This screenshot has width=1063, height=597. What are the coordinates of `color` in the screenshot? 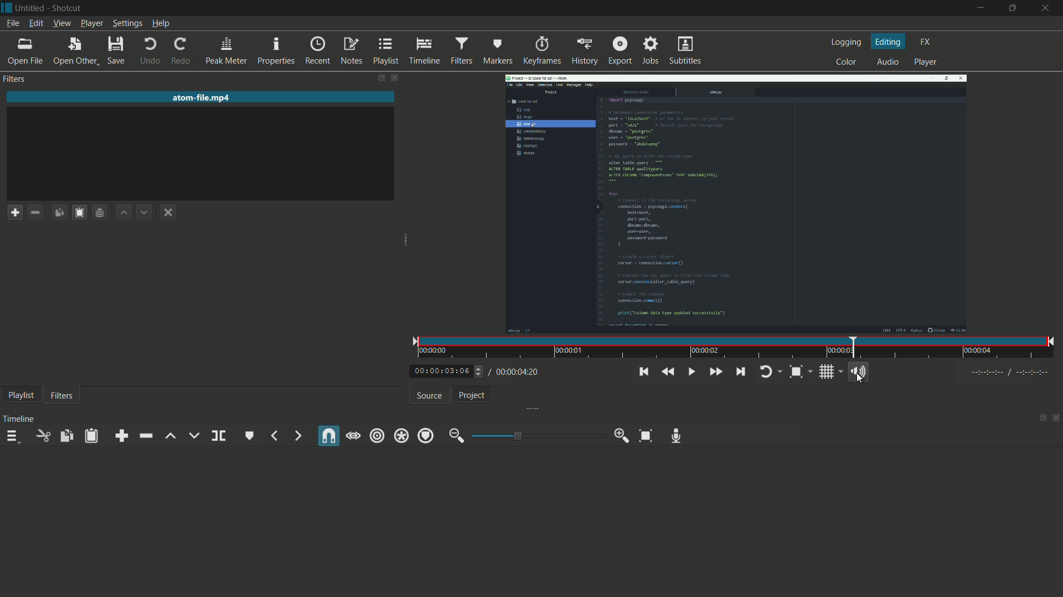 It's located at (845, 62).